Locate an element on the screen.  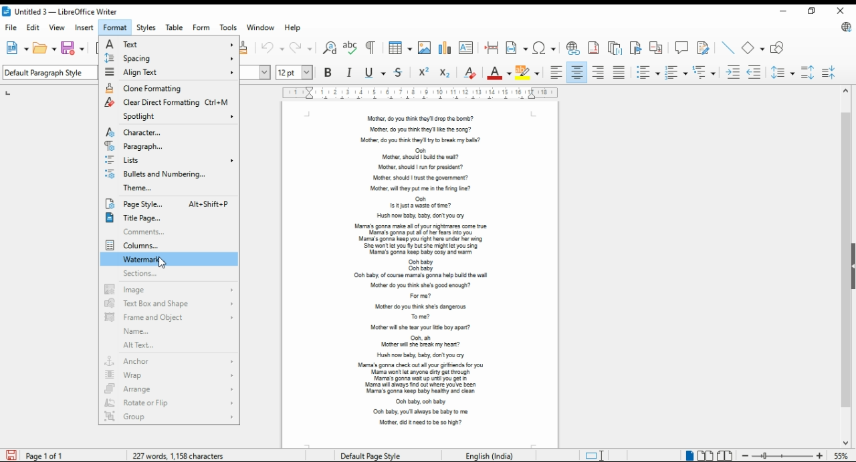
insert comment is located at coordinates (682, 47).